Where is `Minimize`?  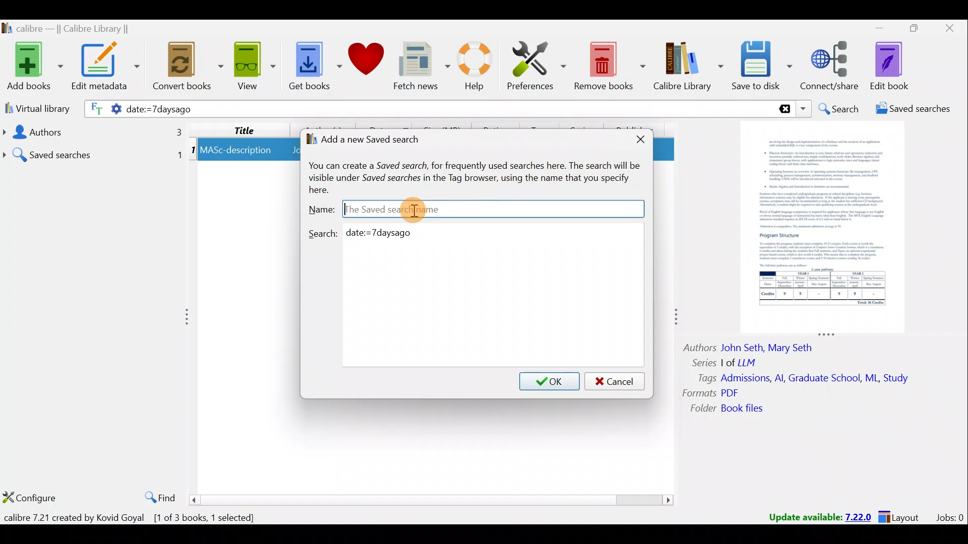
Minimize is located at coordinates (874, 28).